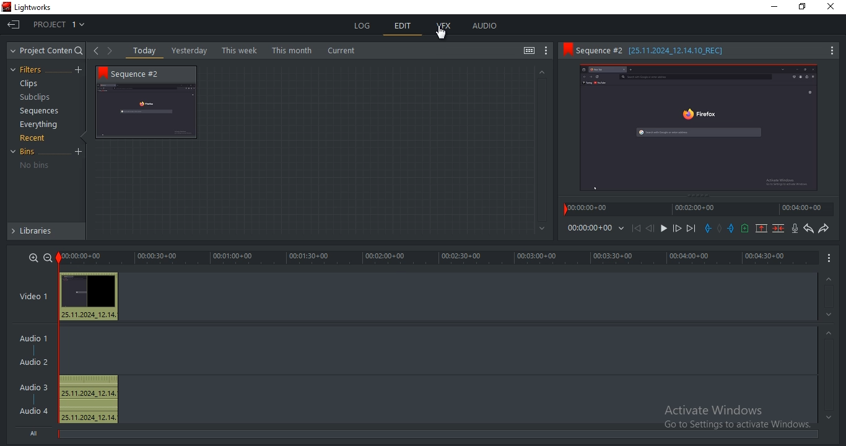  What do you see at coordinates (90, 291) in the screenshot?
I see `Video clip thumbnail` at bounding box center [90, 291].